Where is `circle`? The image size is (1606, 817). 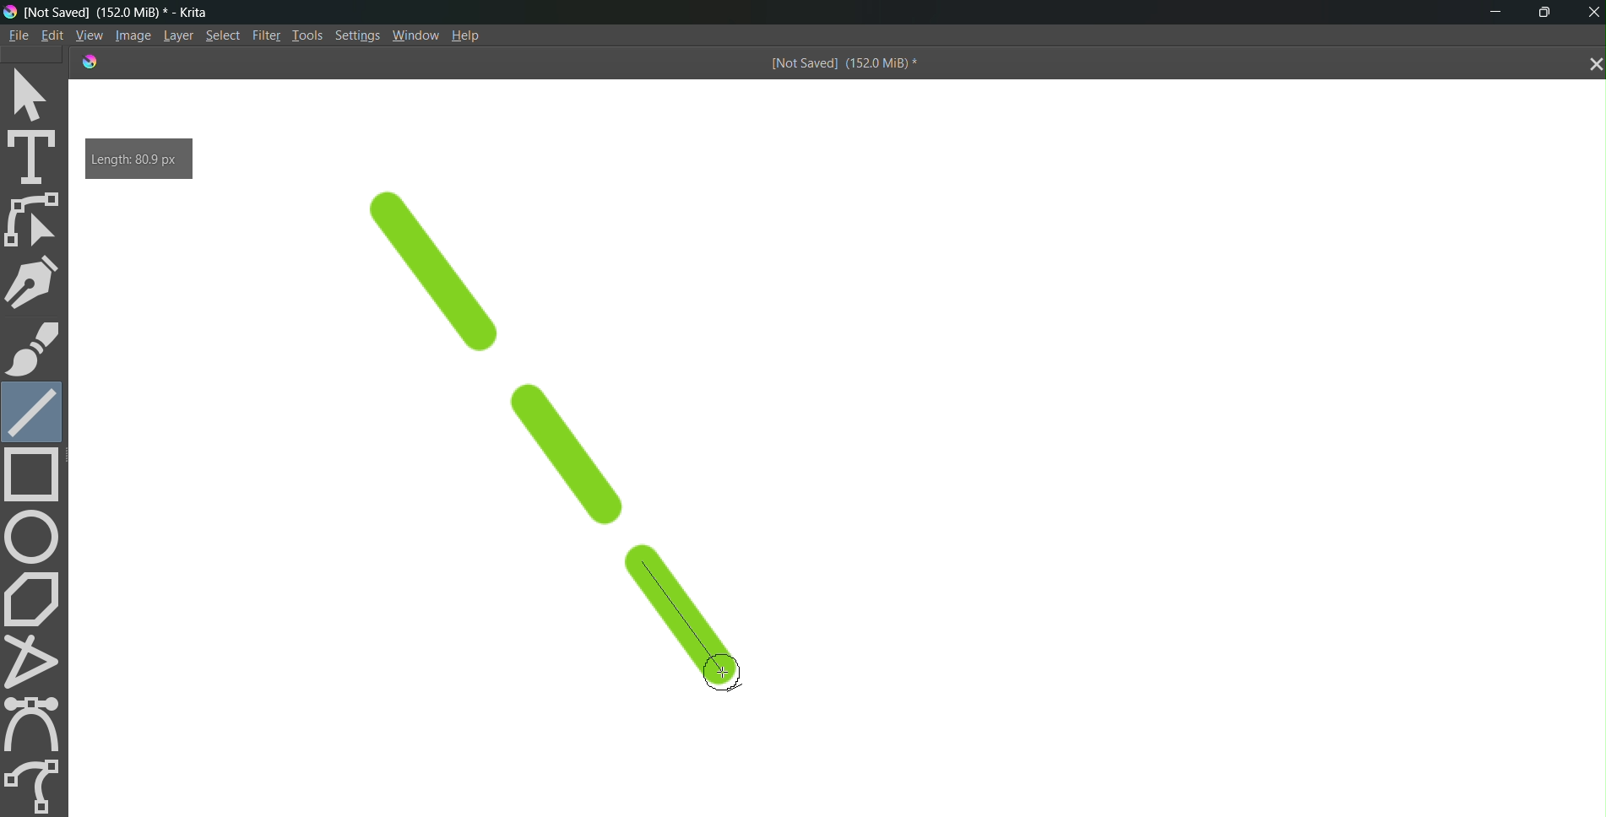
circle is located at coordinates (34, 536).